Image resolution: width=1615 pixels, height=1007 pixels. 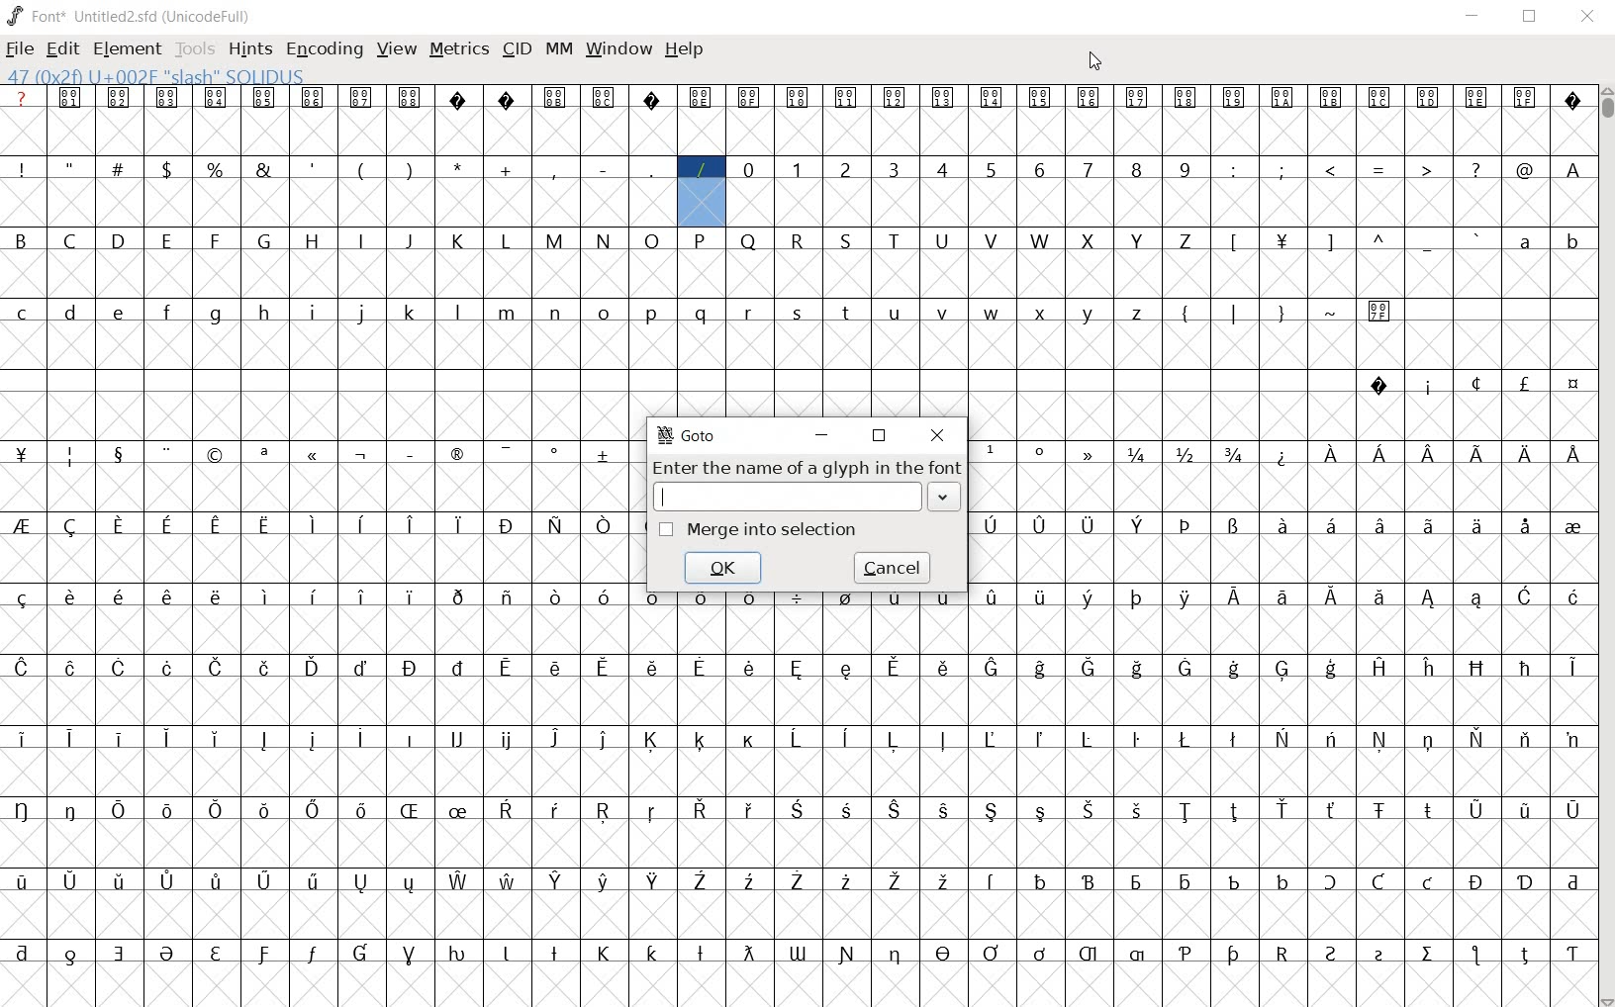 I want to click on glyph, so click(x=215, y=169).